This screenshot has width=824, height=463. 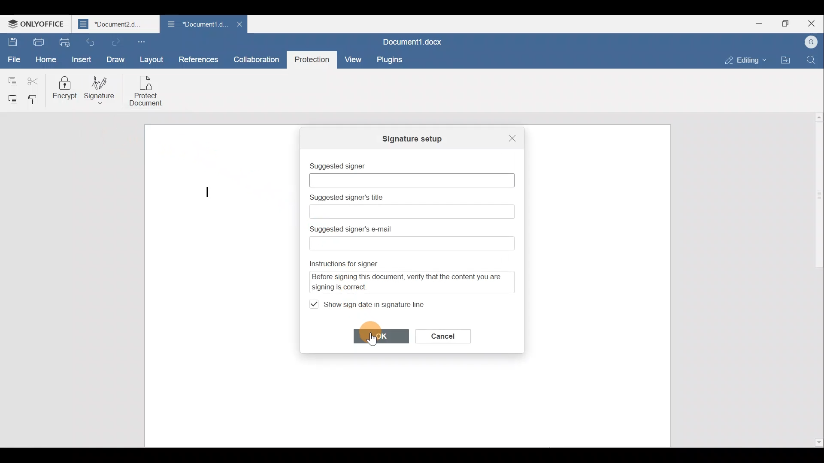 I want to click on Instructions for signer - Before signing this document, verify that the content you are signing is correct., so click(x=412, y=279).